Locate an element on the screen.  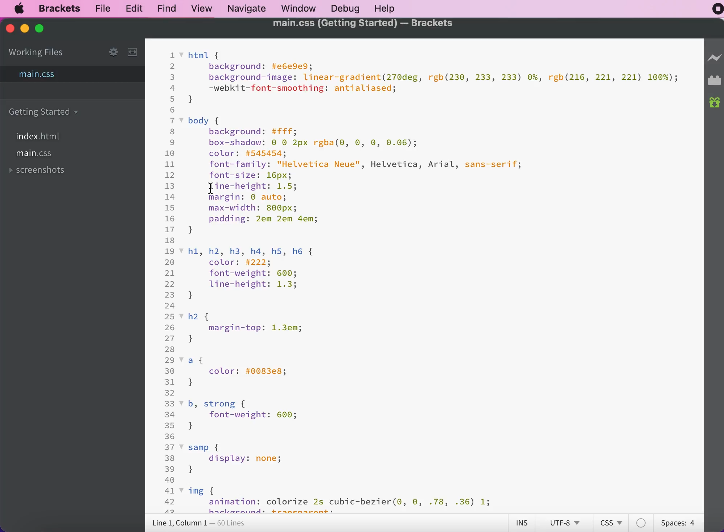
22 is located at coordinates (170, 284).